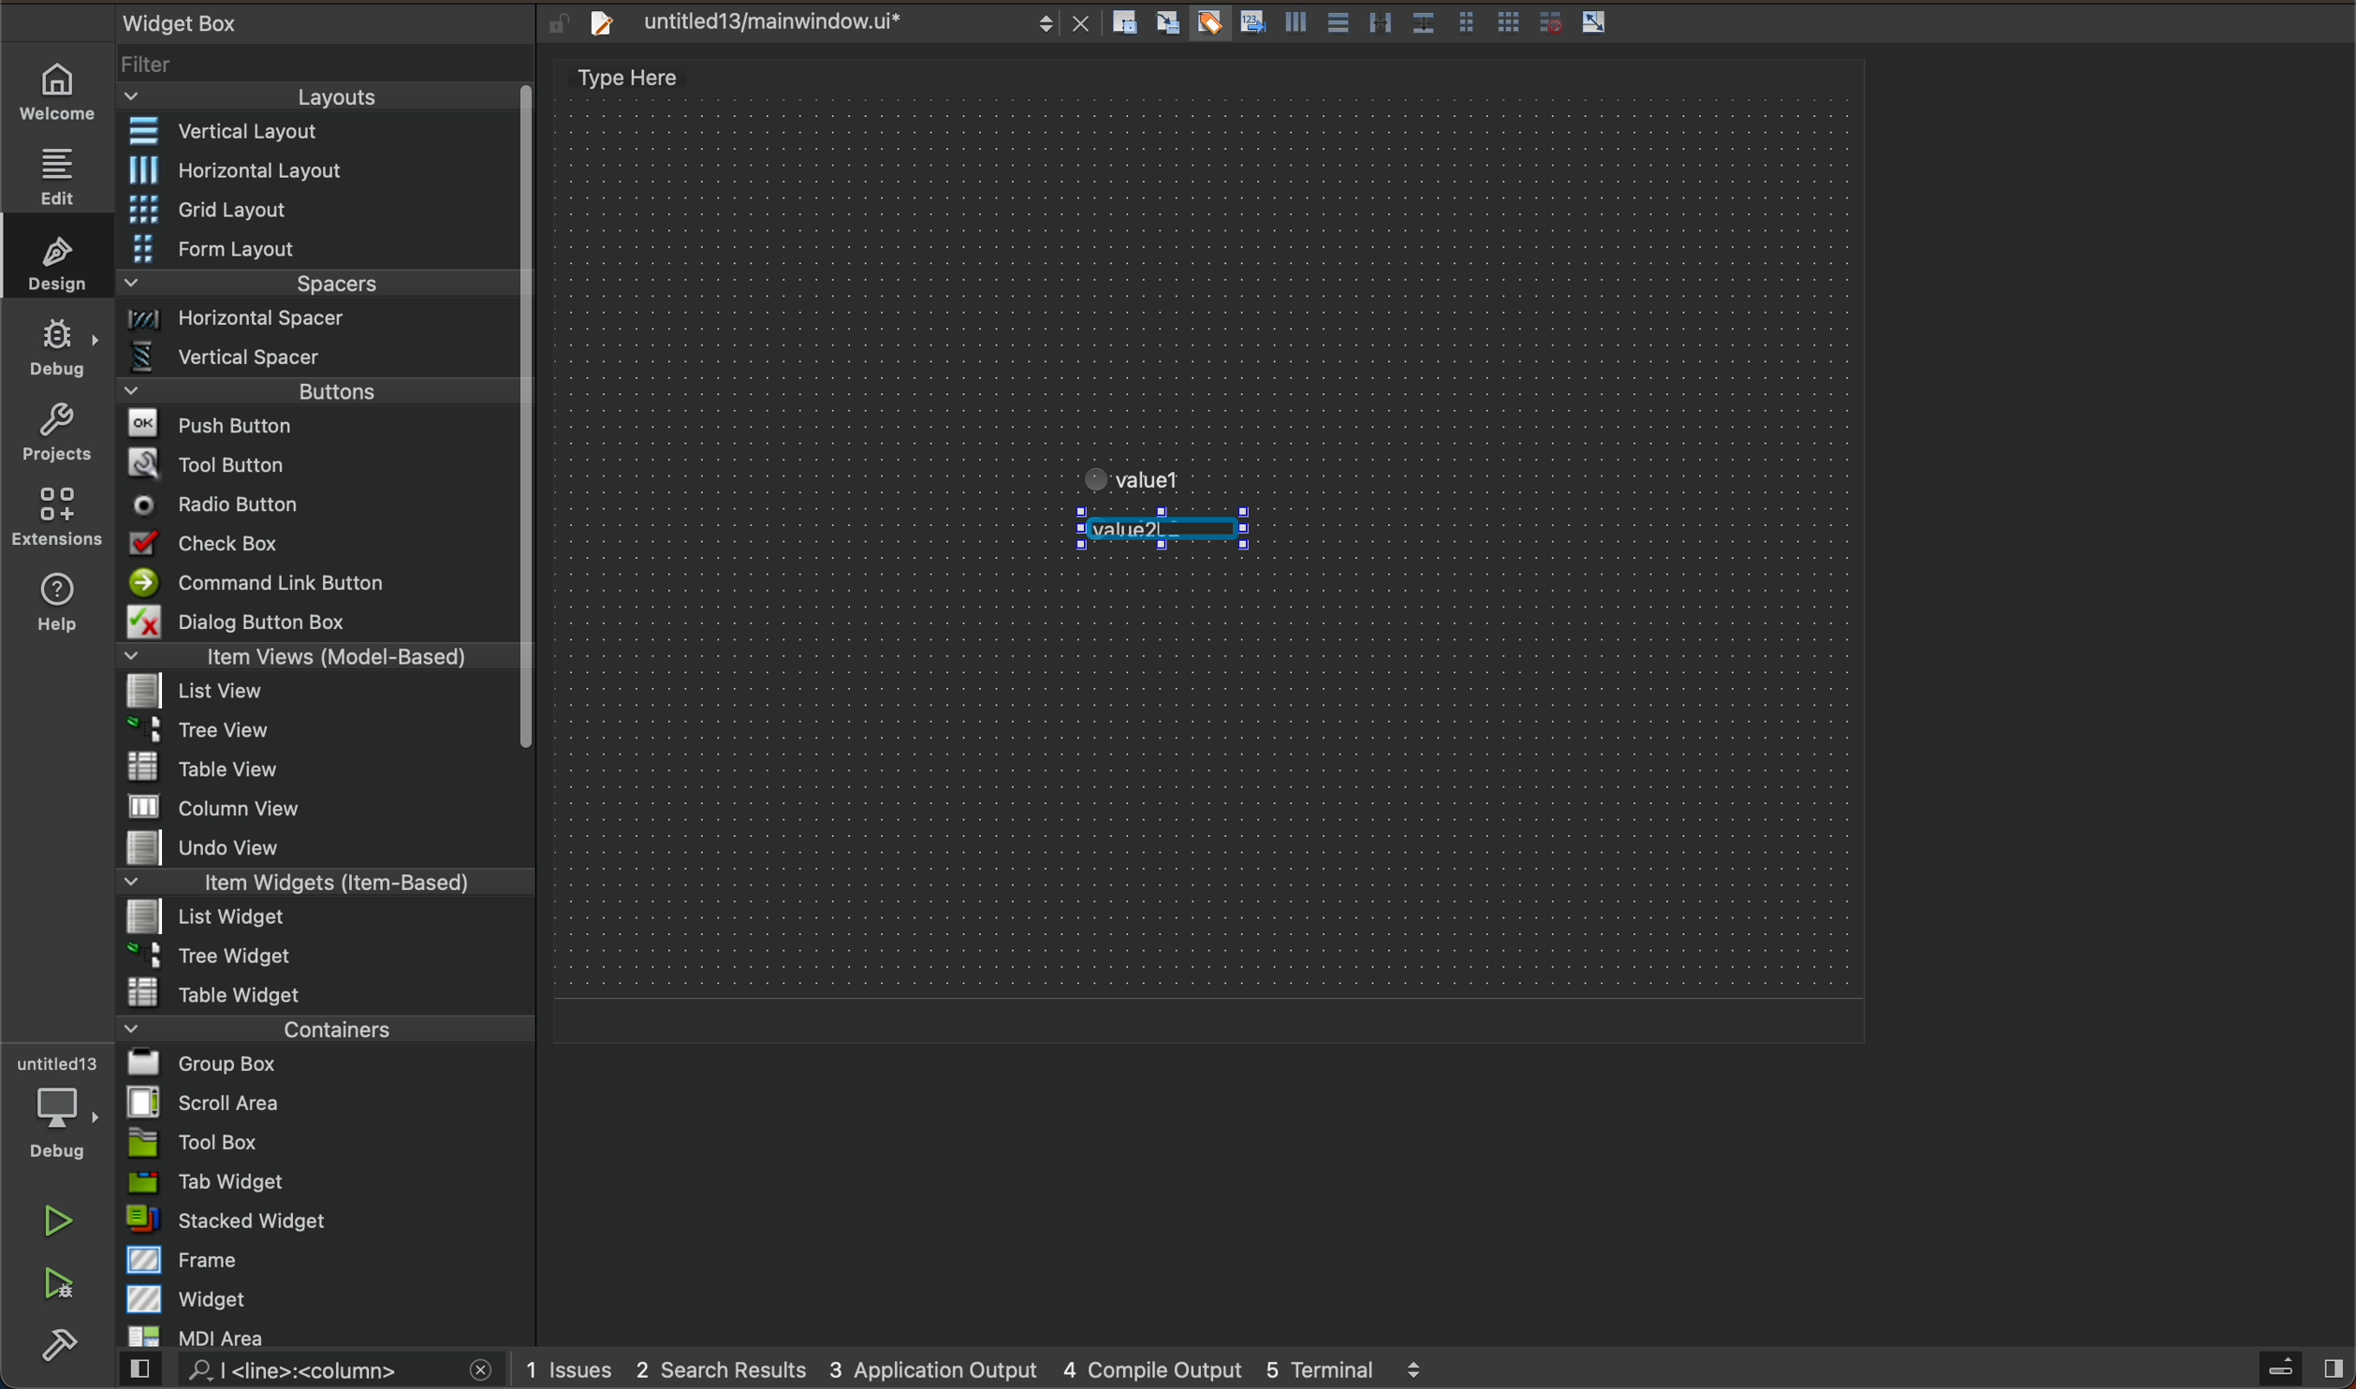 The image size is (2356, 1389). I want to click on , so click(1595, 23).